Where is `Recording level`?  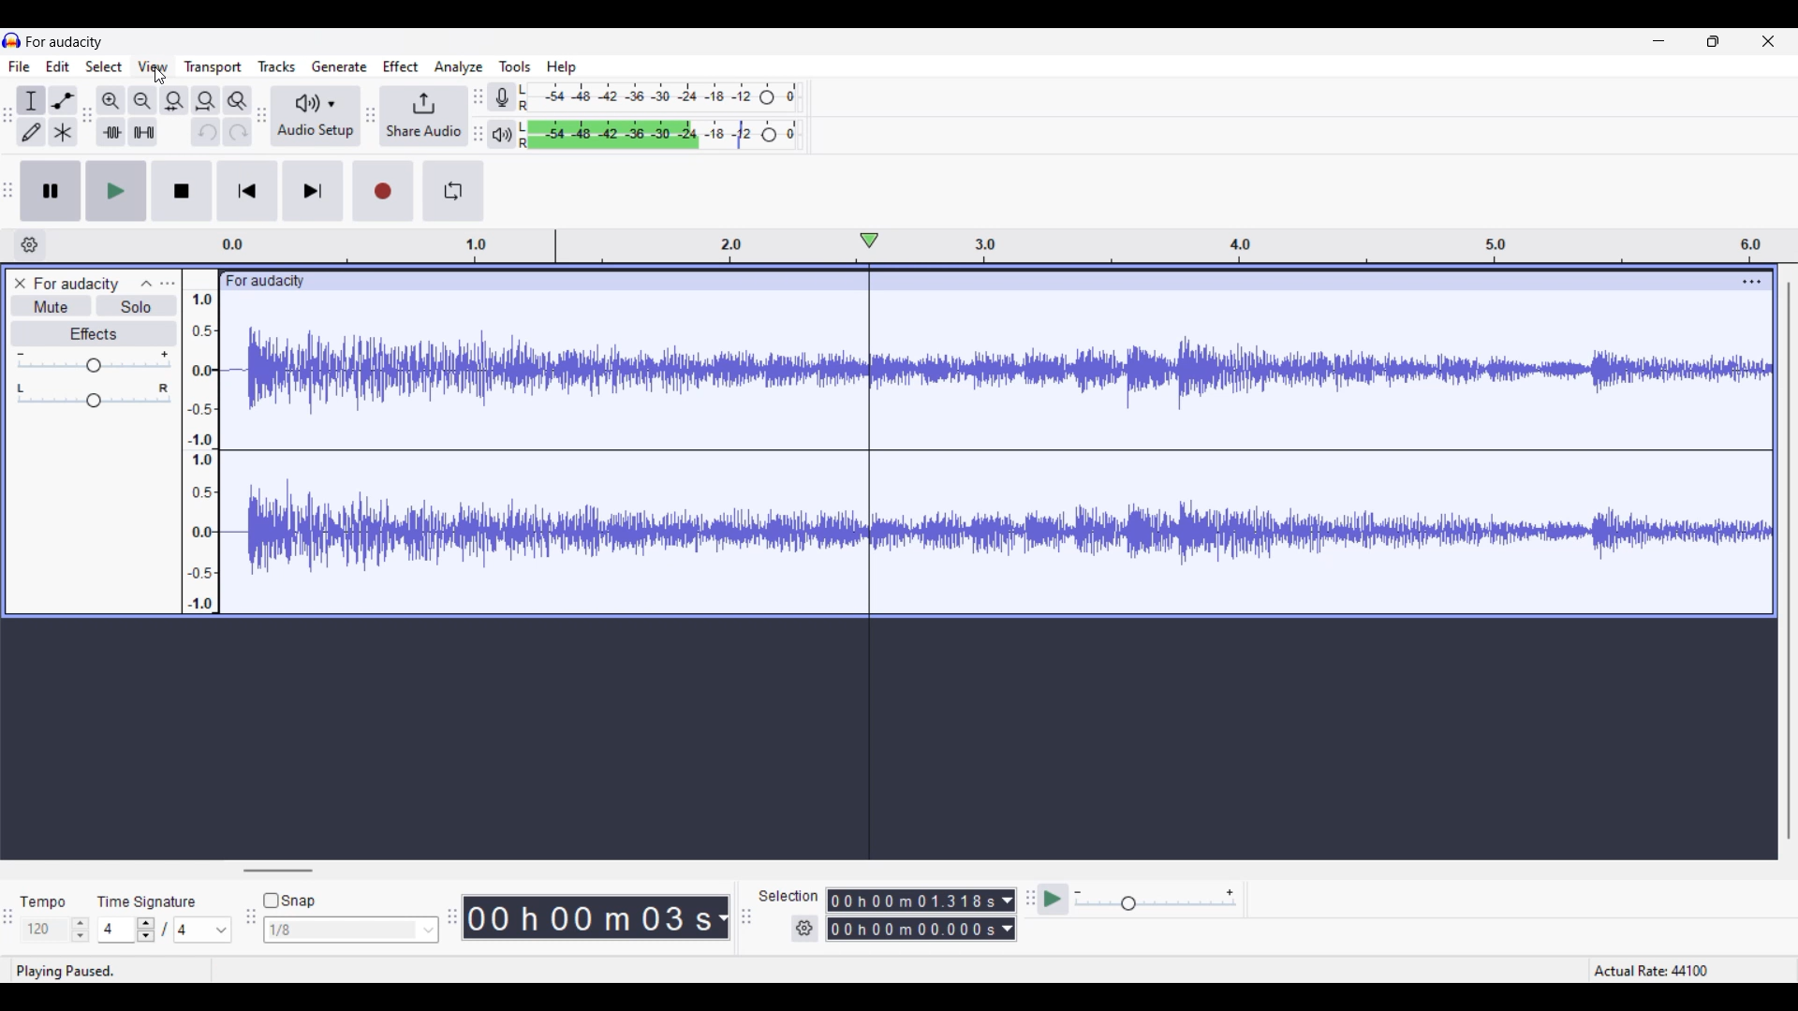 Recording level is located at coordinates (660, 97).